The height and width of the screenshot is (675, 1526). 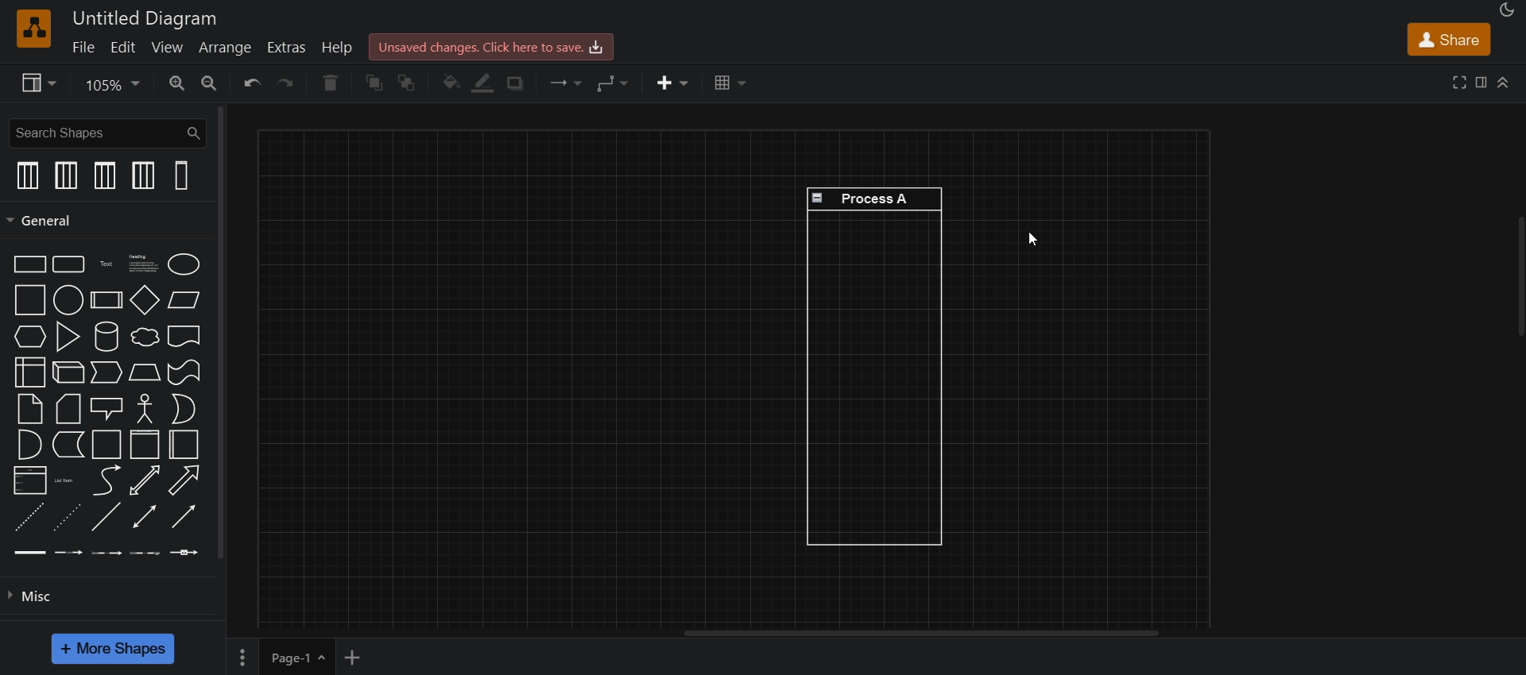 I want to click on file, so click(x=86, y=47).